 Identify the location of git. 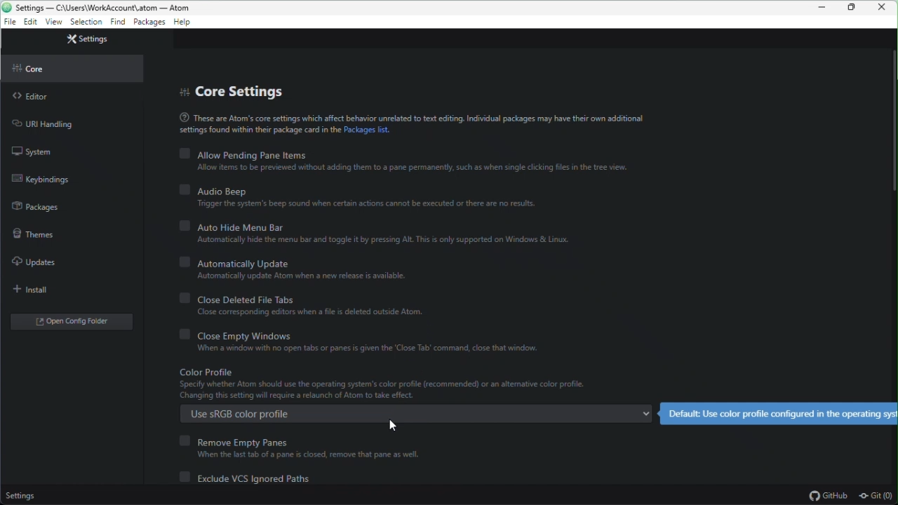
(878, 497).